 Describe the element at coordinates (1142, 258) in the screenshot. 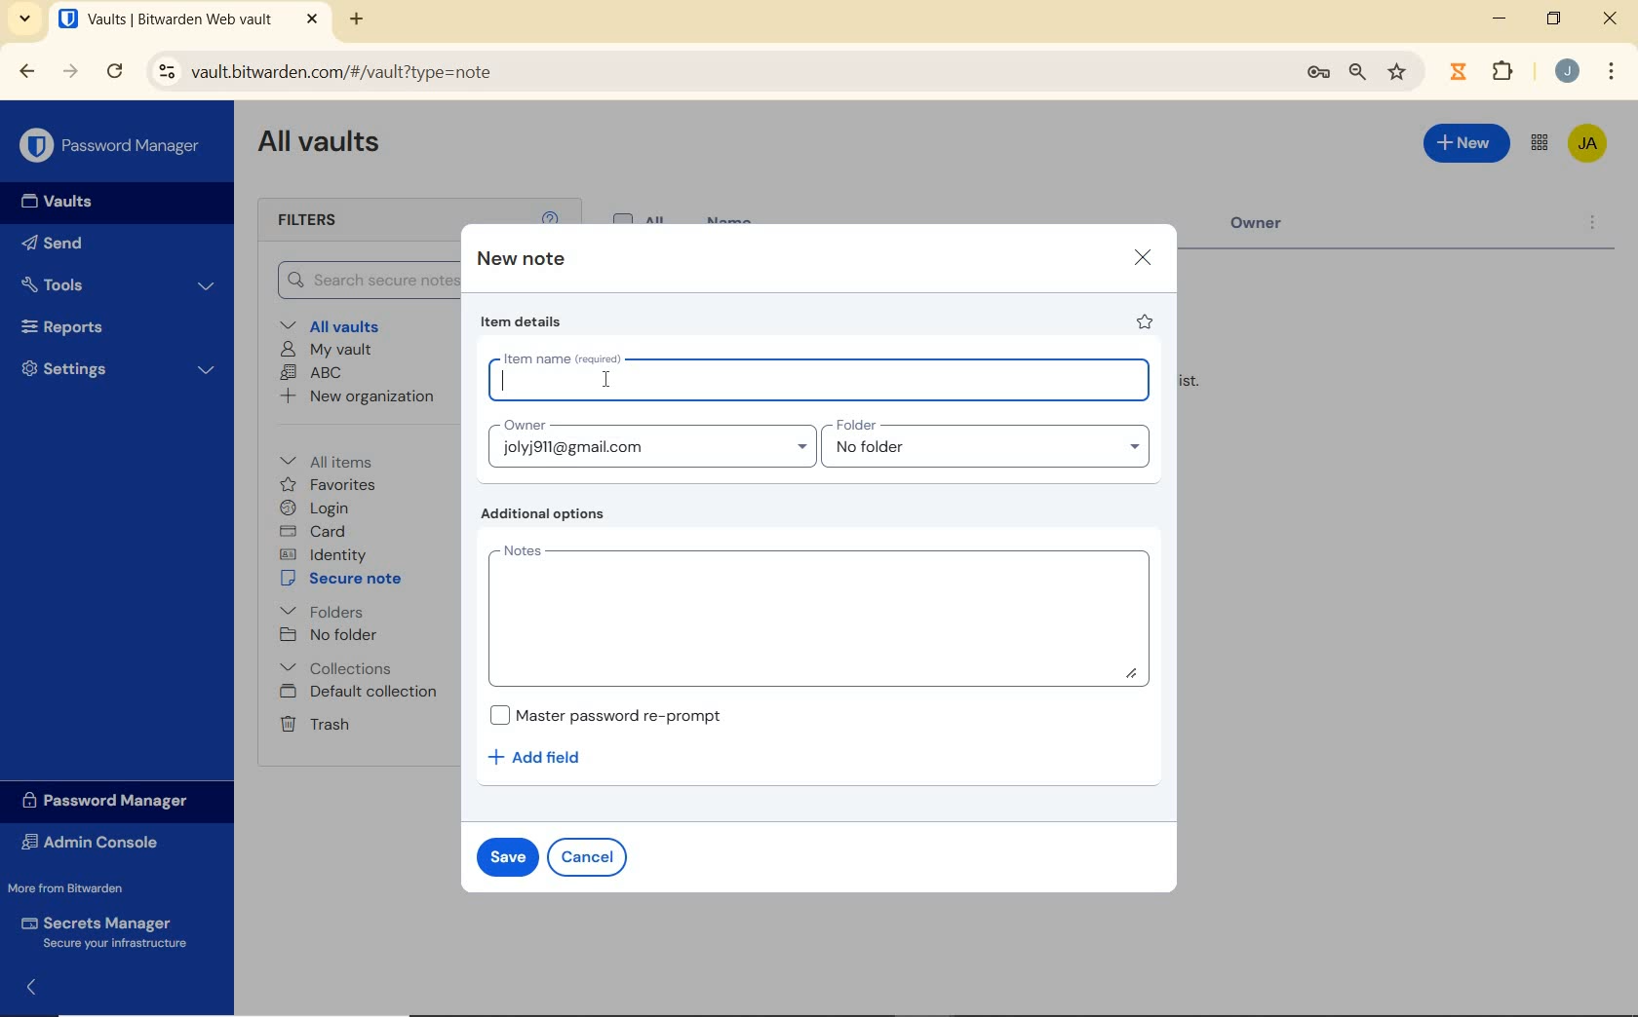

I see `close` at that location.